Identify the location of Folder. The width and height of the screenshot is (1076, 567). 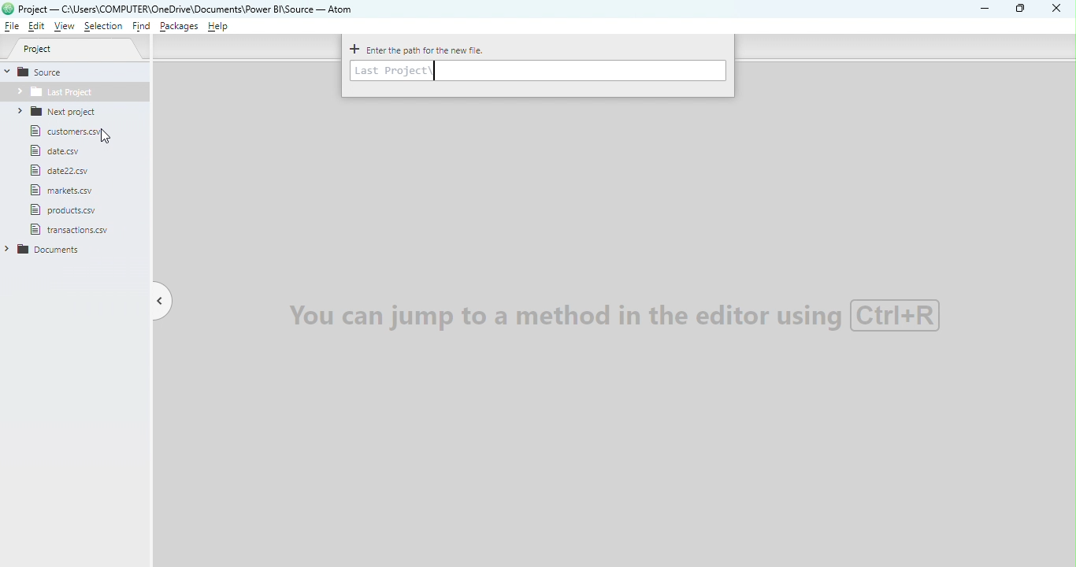
(64, 112).